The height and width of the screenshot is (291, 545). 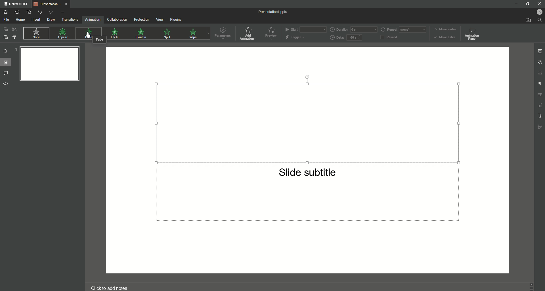 I want to click on Fade, so click(x=102, y=41).